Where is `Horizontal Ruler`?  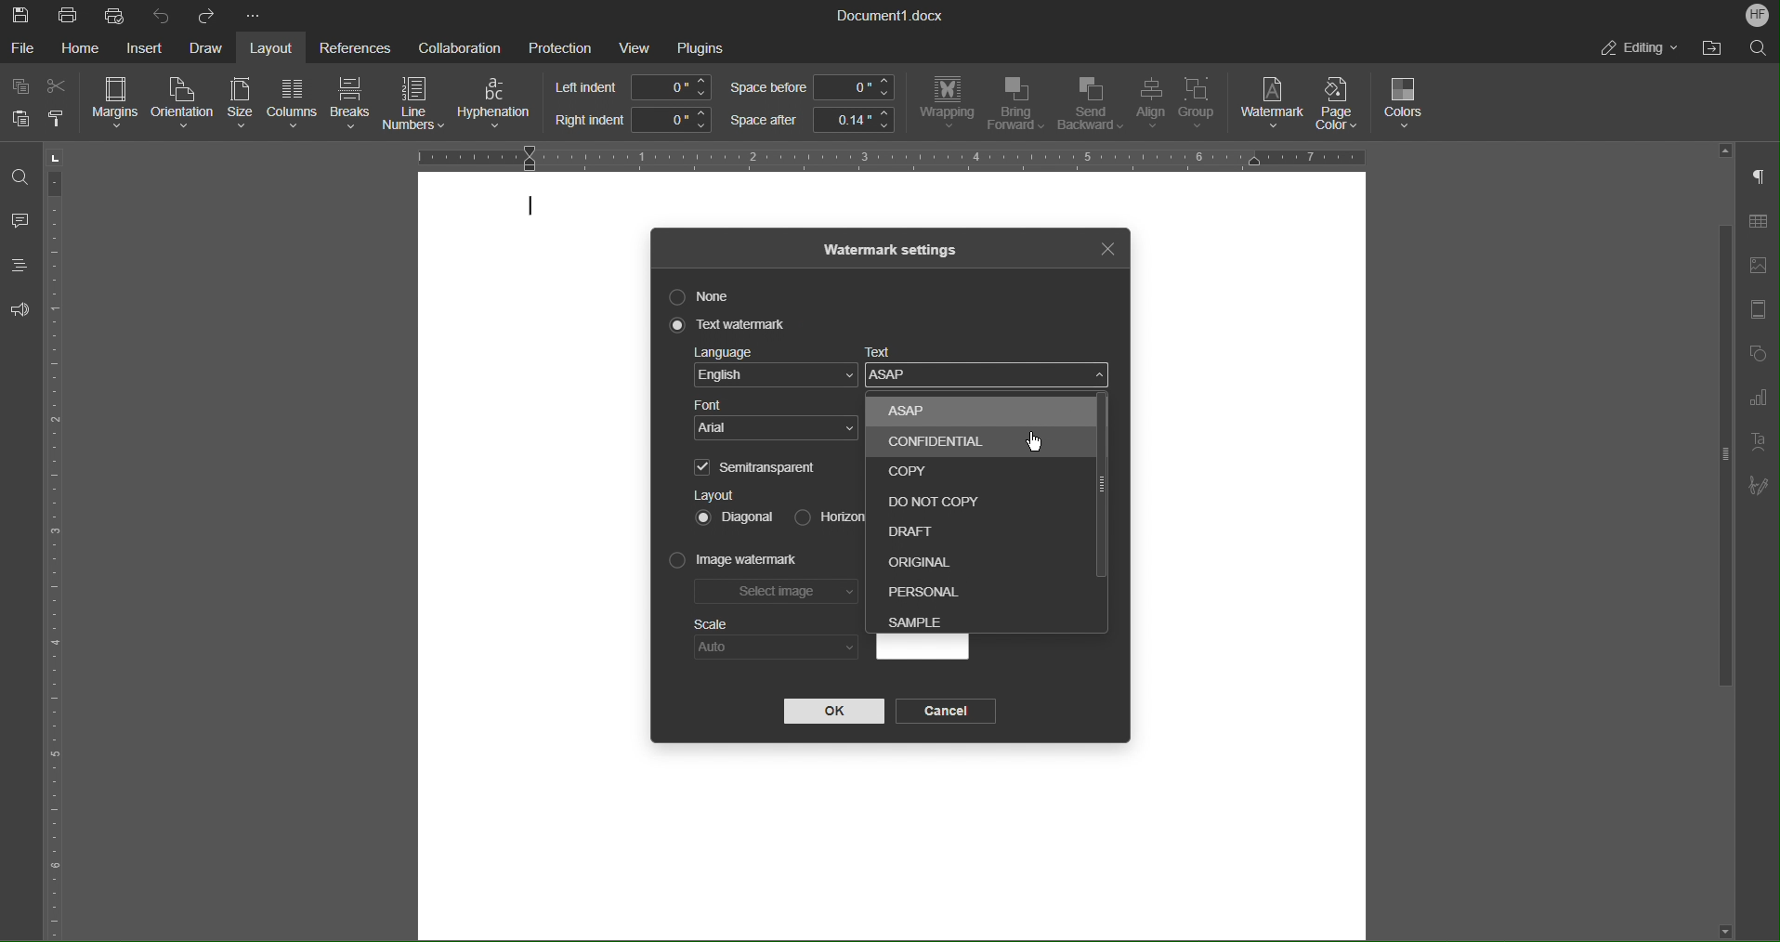
Horizontal Ruler is located at coordinates (883, 155).